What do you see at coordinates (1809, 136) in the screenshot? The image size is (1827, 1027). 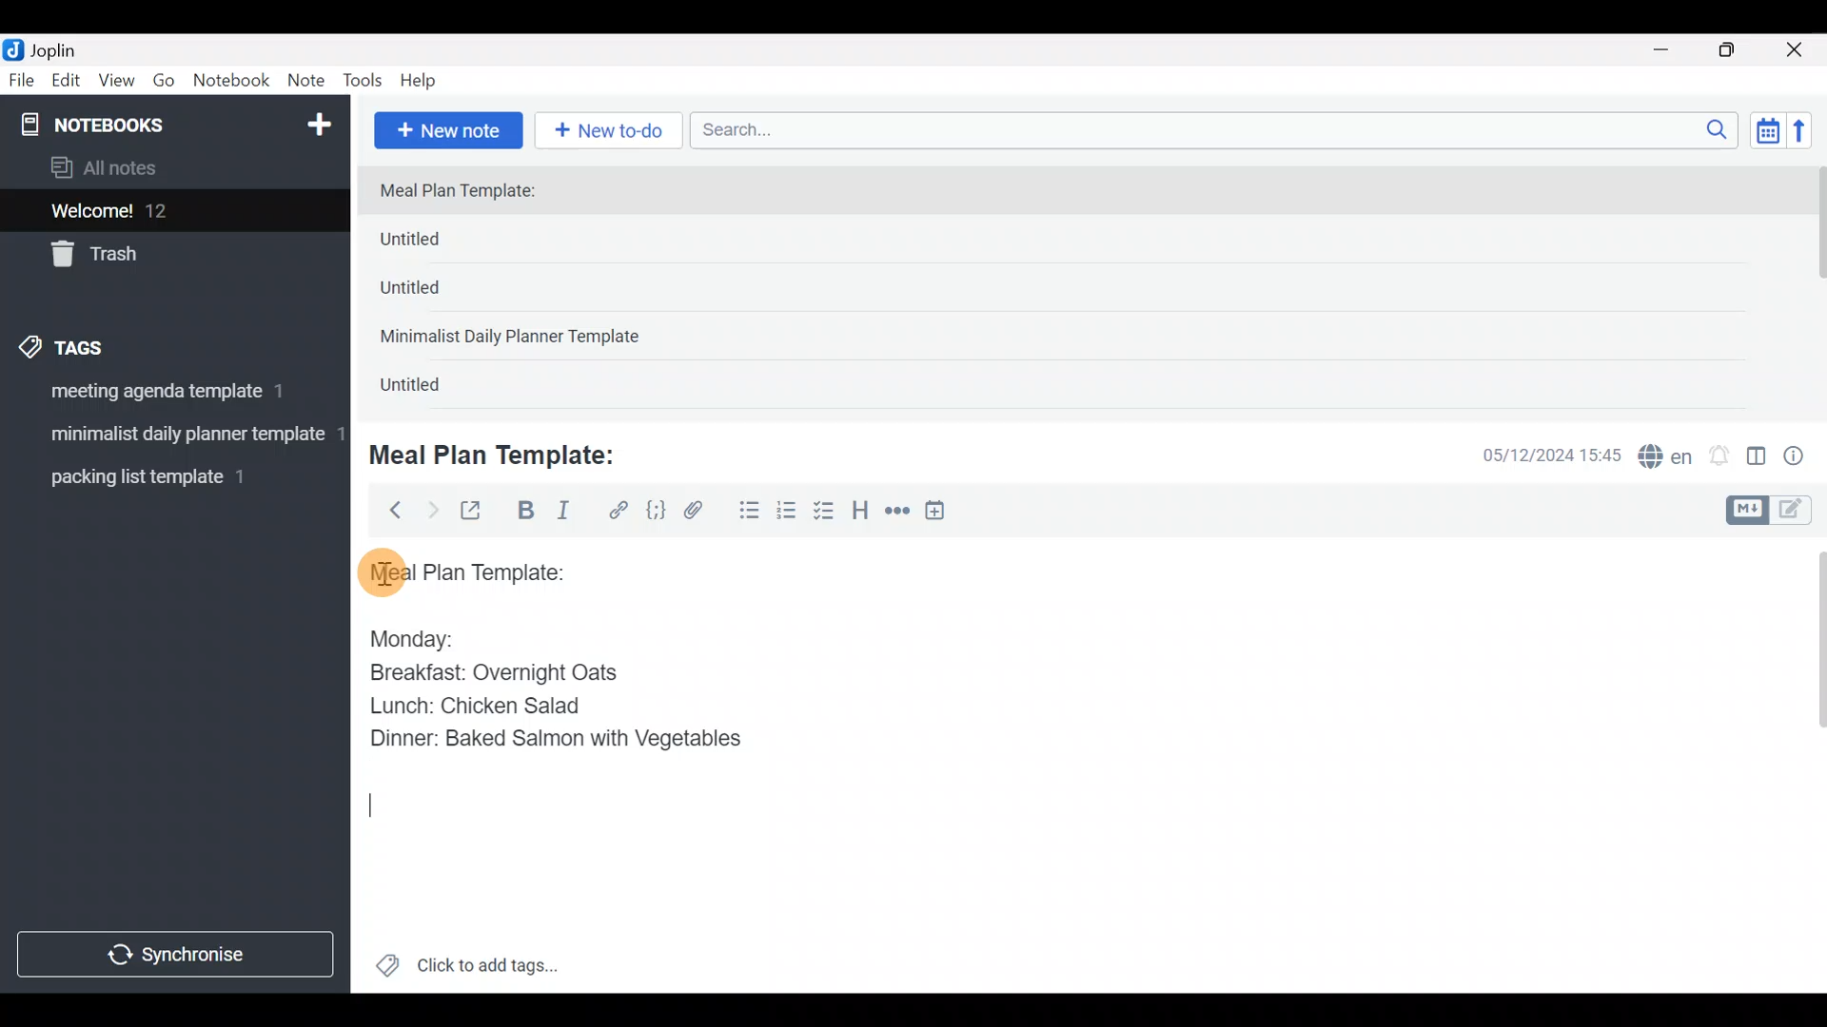 I see `Reverse sort` at bounding box center [1809, 136].